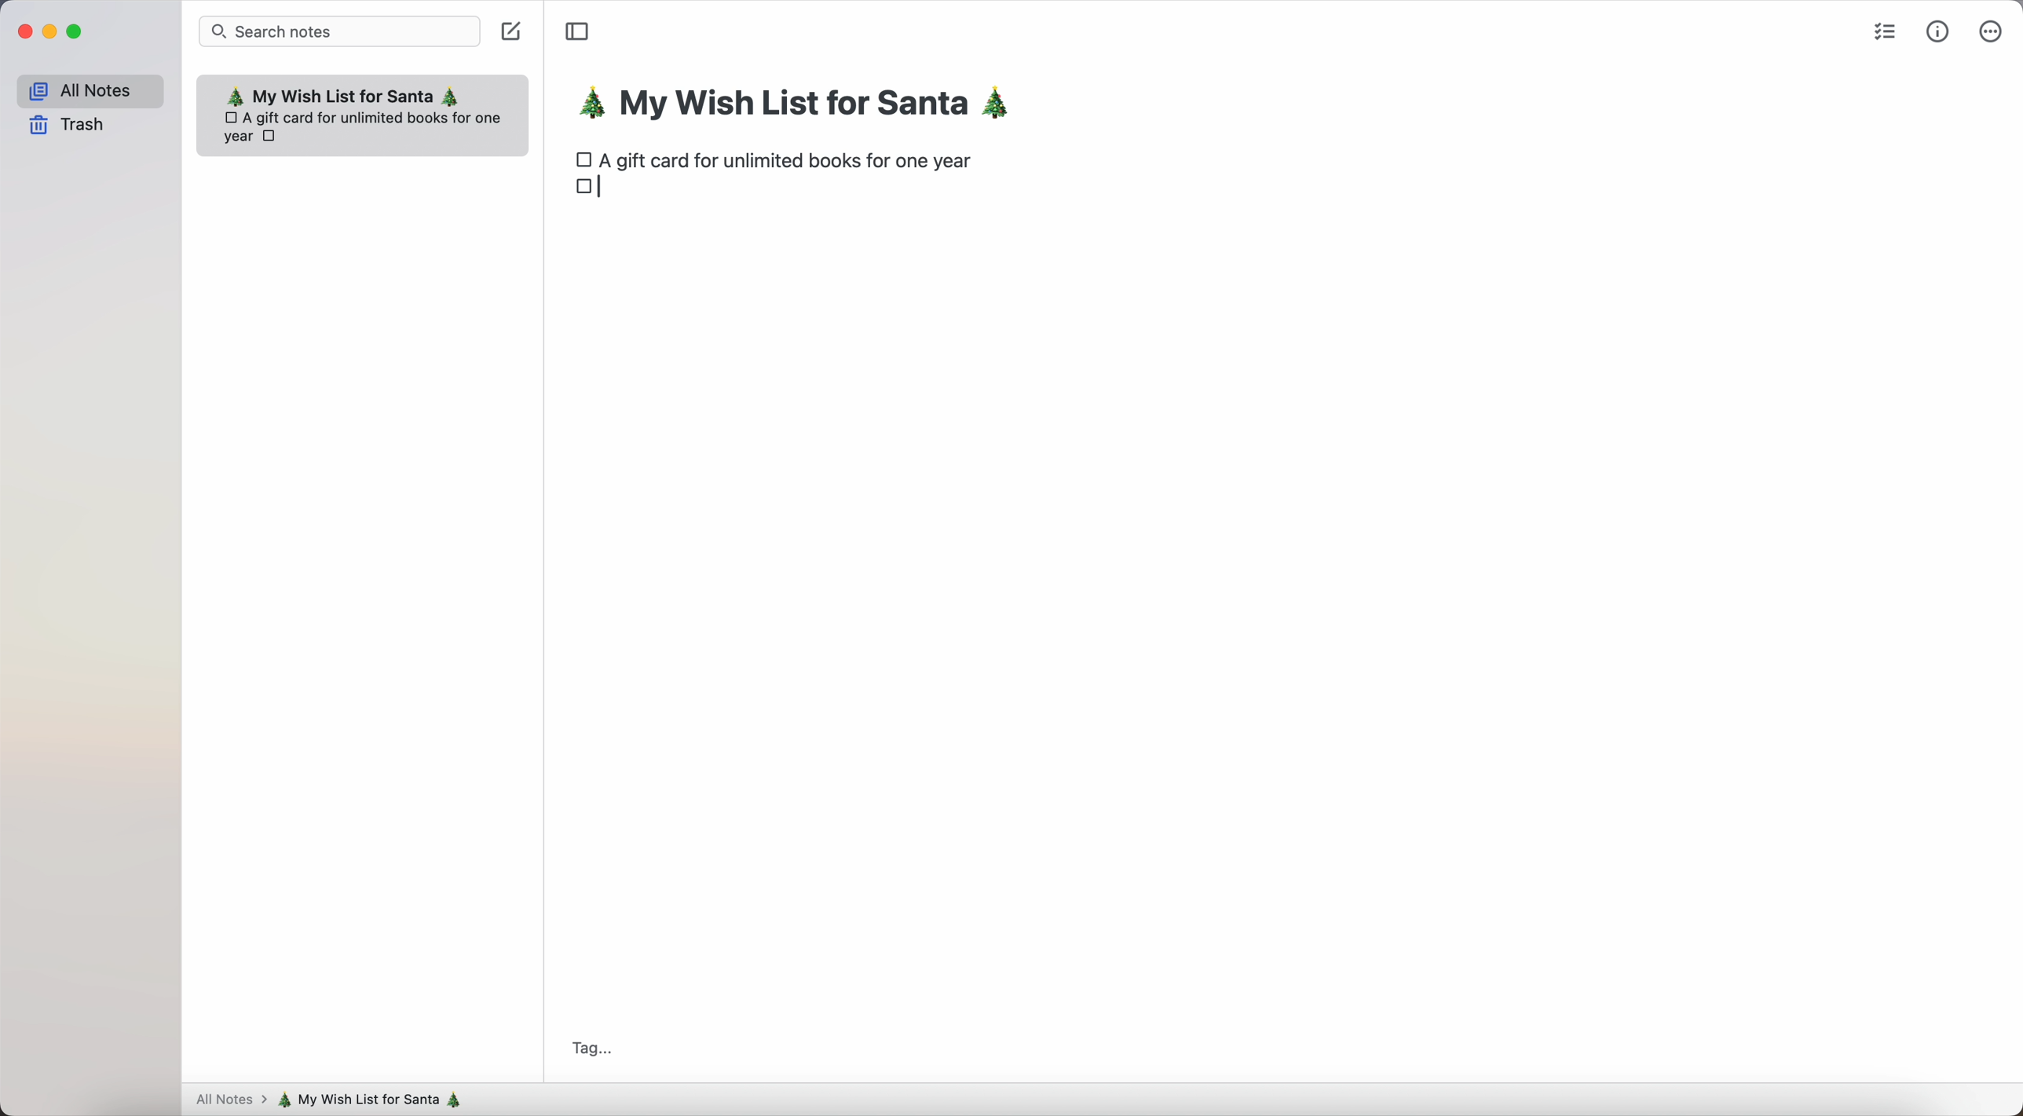  Describe the element at coordinates (89, 88) in the screenshot. I see `all notes` at that location.